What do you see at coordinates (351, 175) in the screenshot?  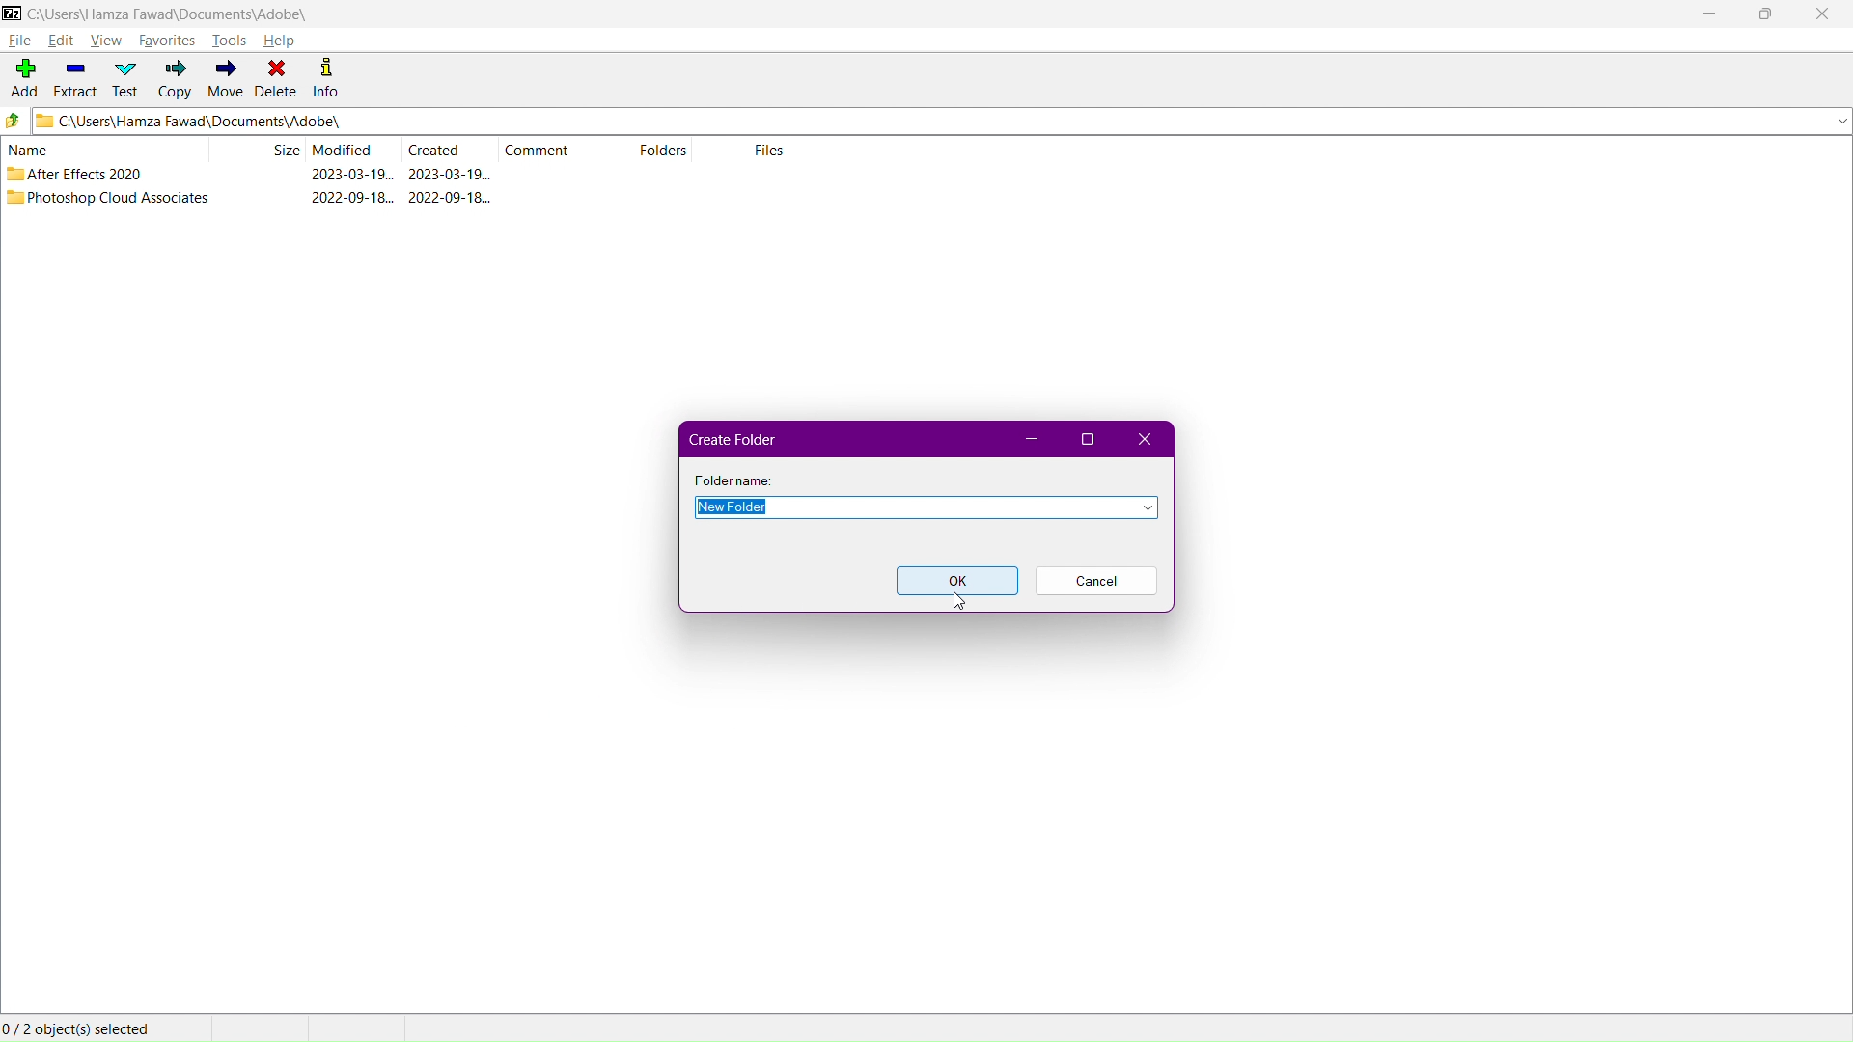 I see `modified date & time` at bounding box center [351, 175].